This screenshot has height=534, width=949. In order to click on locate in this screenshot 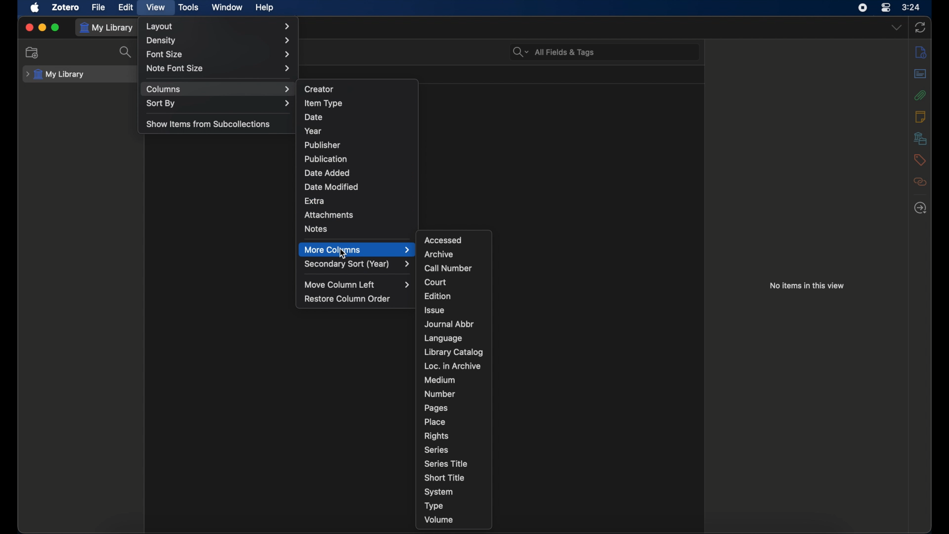, I will do `click(921, 208)`.